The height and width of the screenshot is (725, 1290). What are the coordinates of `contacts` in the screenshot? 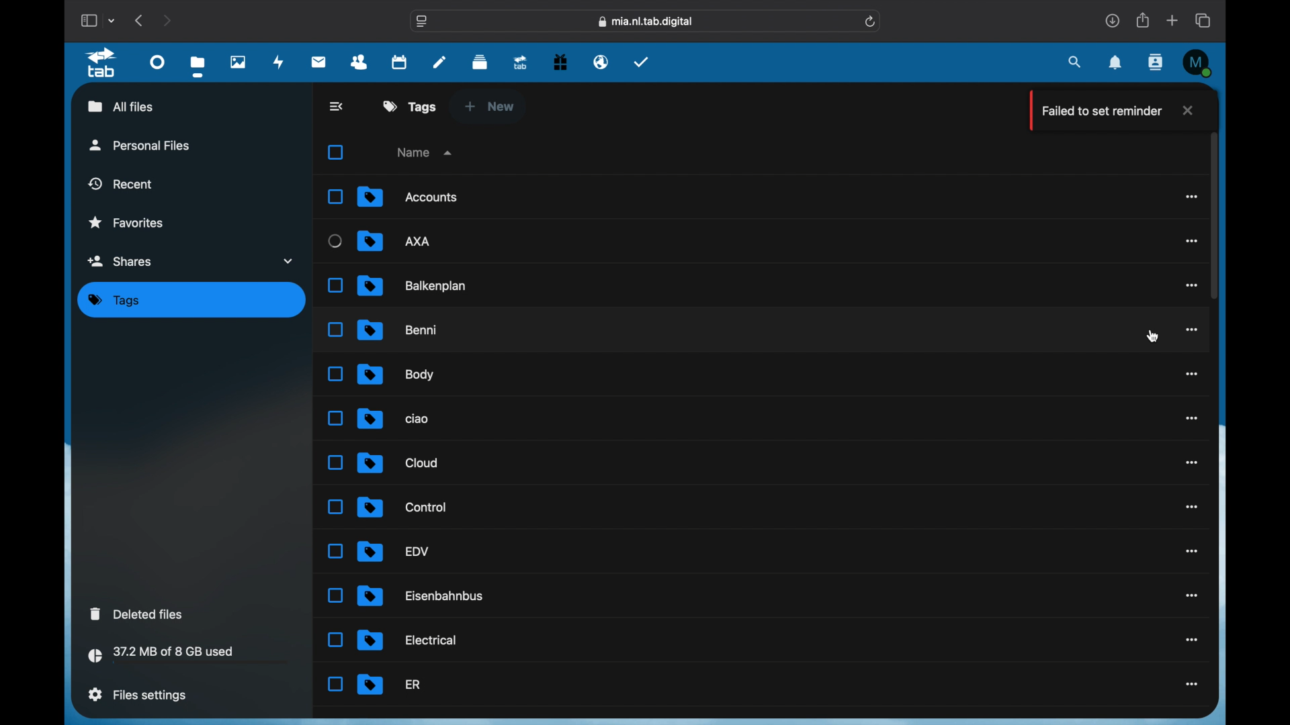 It's located at (1156, 63).